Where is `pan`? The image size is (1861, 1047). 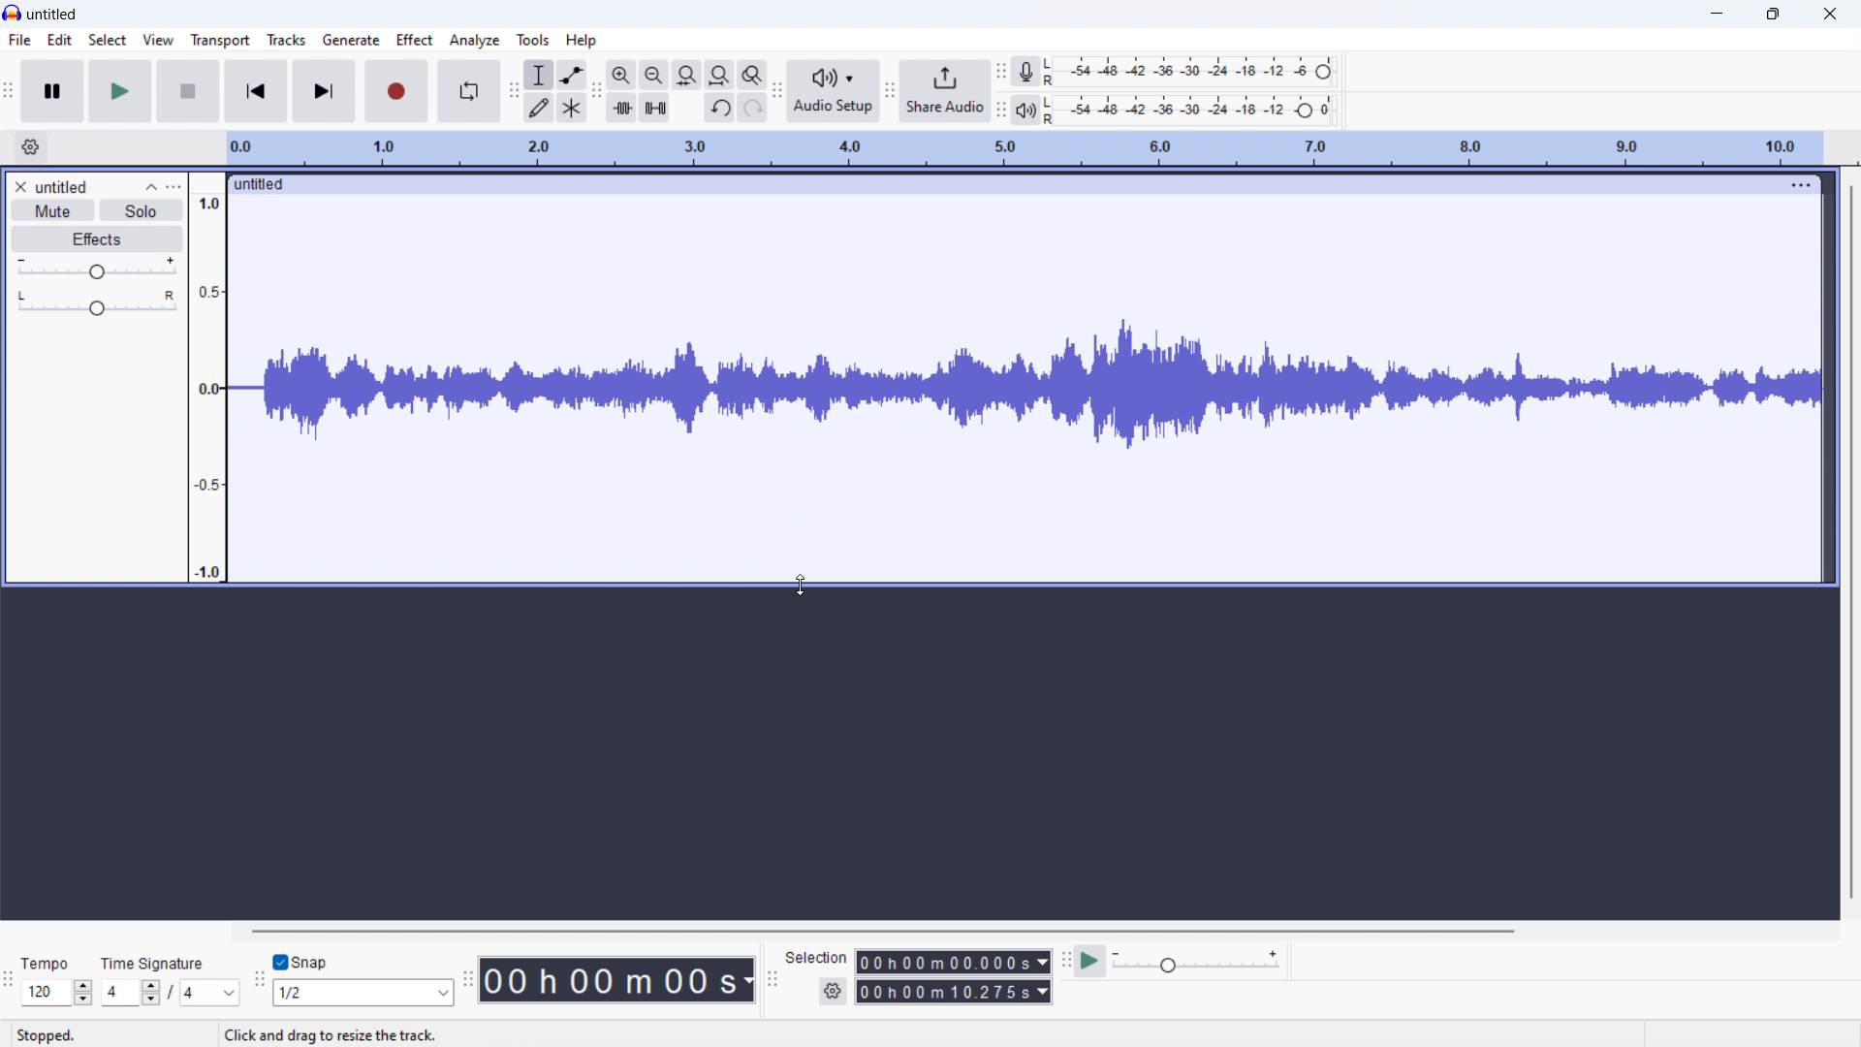 pan is located at coordinates (98, 303).